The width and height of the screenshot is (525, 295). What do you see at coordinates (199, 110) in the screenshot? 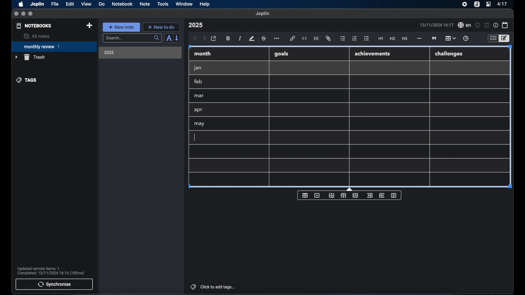
I see `apr` at bounding box center [199, 110].